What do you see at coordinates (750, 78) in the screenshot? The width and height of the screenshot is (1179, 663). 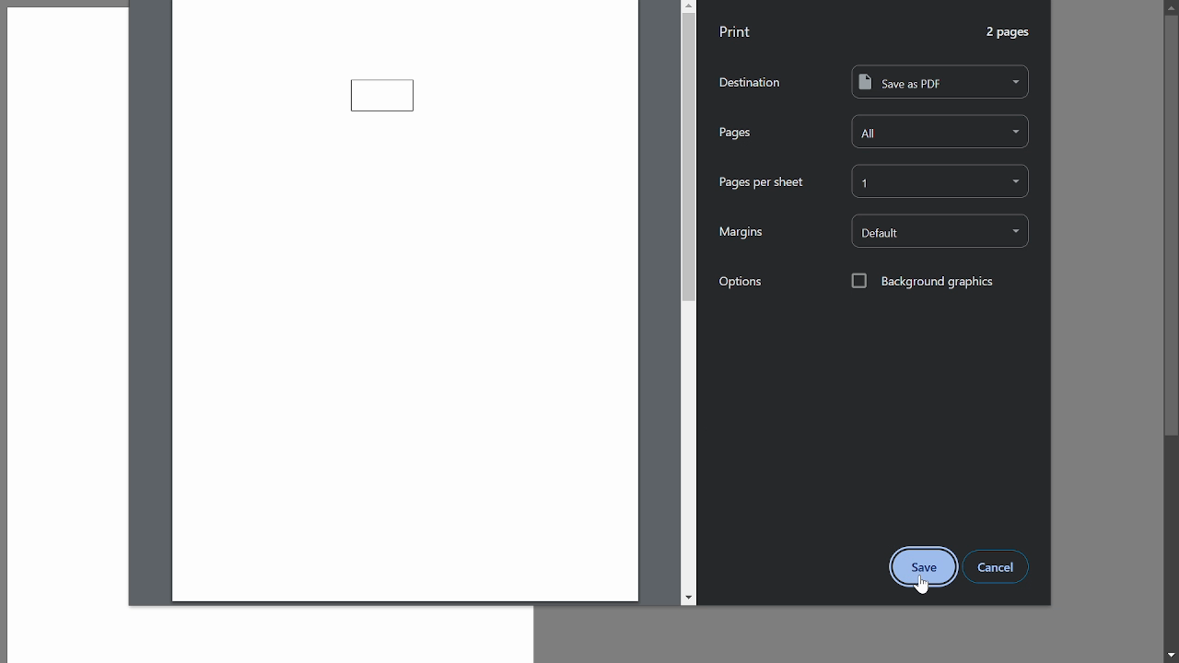 I see `destination` at bounding box center [750, 78].